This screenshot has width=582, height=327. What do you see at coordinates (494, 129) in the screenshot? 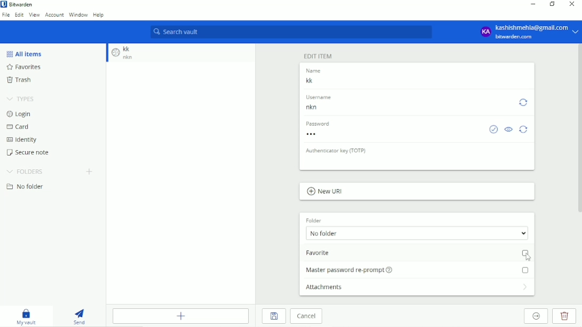
I see `Check if password has been exposed` at bounding box center [494, 129].